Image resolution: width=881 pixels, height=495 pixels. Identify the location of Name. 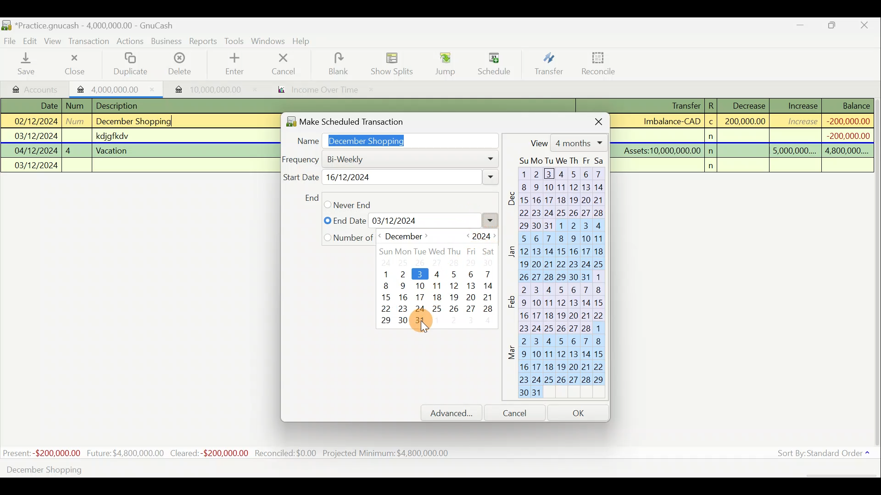
(393, 139).